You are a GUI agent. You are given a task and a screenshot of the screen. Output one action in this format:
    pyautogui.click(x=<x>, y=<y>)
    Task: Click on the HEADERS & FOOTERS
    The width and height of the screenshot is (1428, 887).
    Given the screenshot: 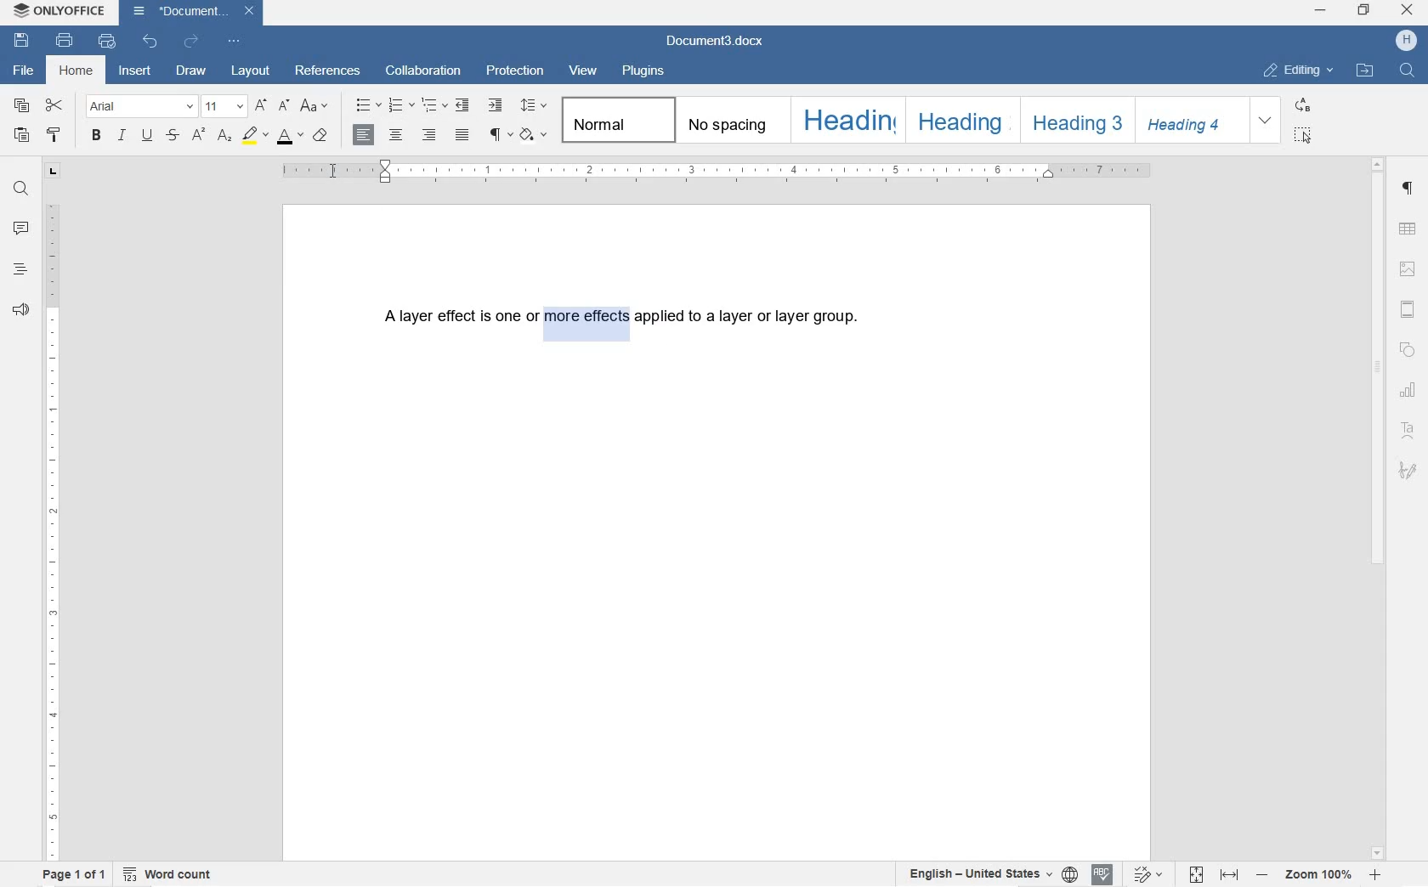 What is the action you would take?
    pyautogui.click(x=1408, y=309)
    